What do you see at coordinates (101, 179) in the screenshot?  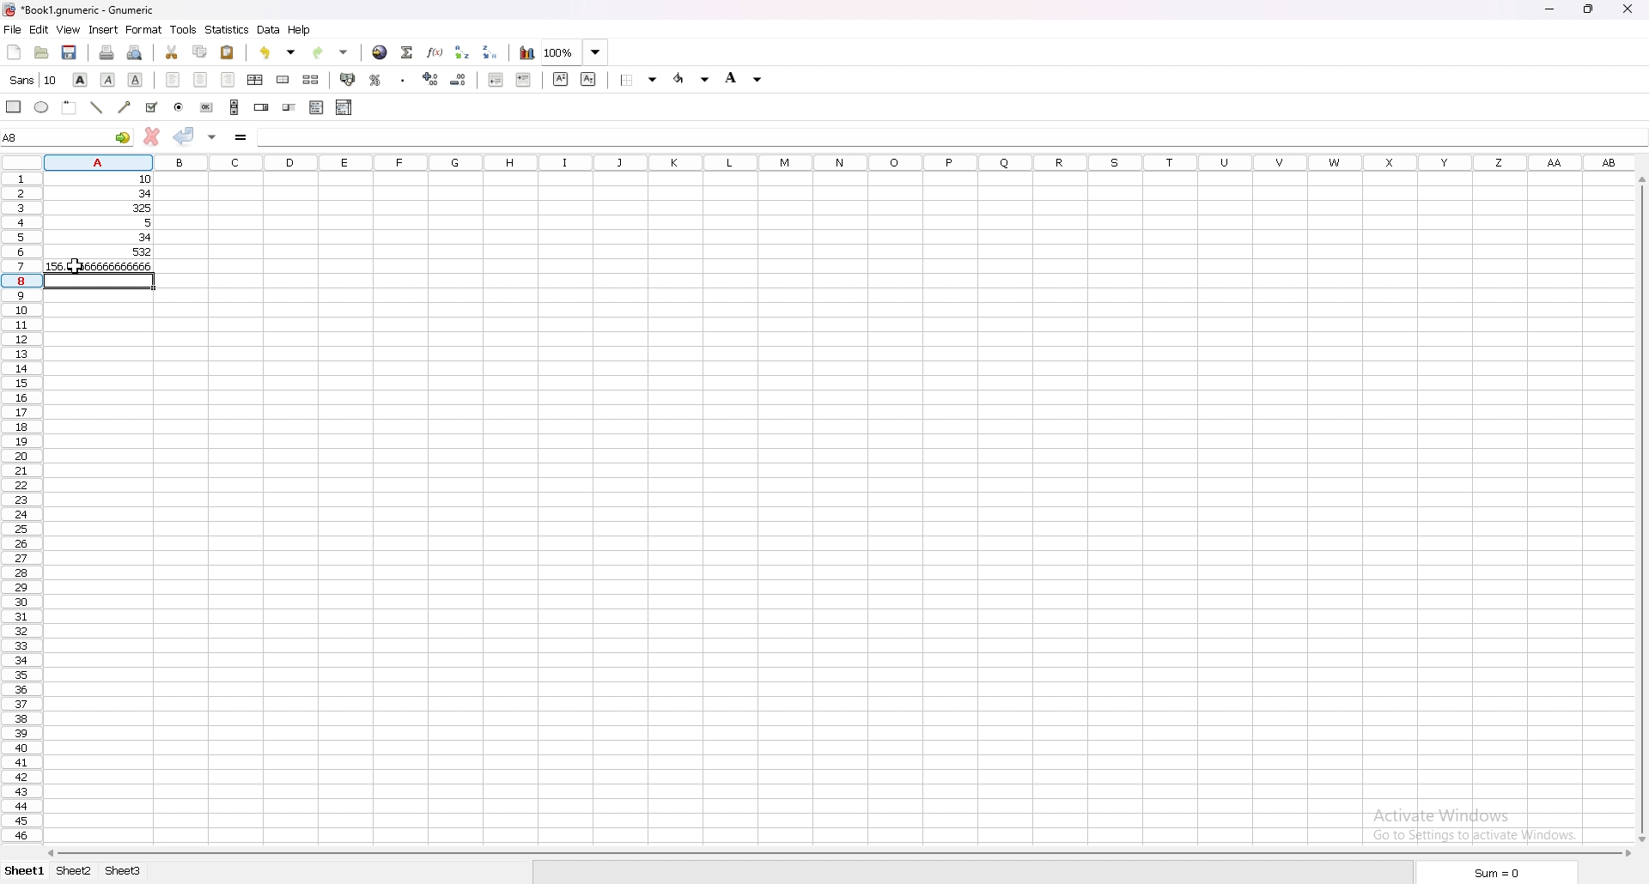 I see `10` at bounding box center [101, 179].